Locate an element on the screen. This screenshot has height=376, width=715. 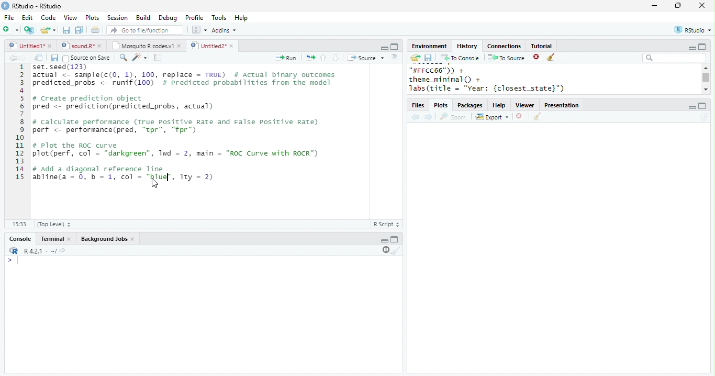
Plots is located at coordinates (93, 17).